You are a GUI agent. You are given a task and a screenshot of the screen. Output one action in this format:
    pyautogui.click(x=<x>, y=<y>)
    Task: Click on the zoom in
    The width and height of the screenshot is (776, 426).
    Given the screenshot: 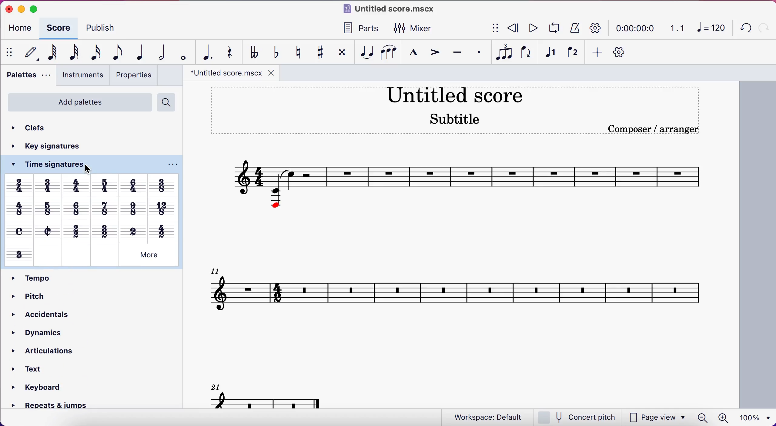 What is the action you would take?
    pyautogui.click(x=725, y=418)
    